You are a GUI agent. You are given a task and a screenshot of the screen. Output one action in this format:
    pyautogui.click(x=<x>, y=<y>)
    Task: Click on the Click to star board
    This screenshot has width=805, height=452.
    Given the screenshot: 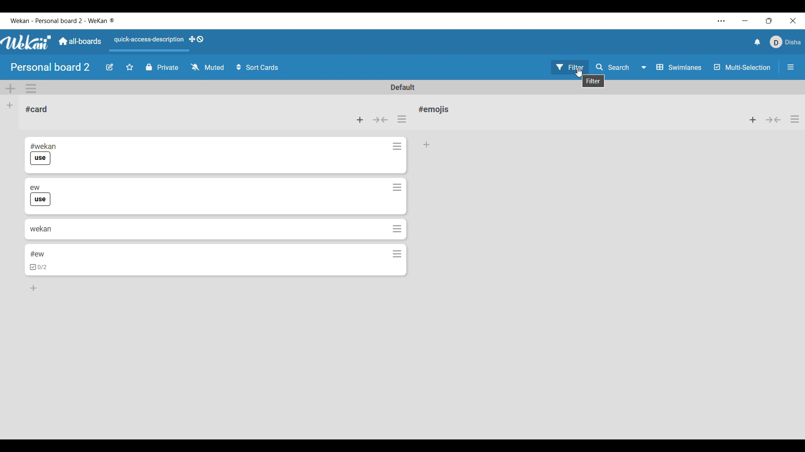 What is the action you would take?
    pyautogui.click(x=130, y=67)
    